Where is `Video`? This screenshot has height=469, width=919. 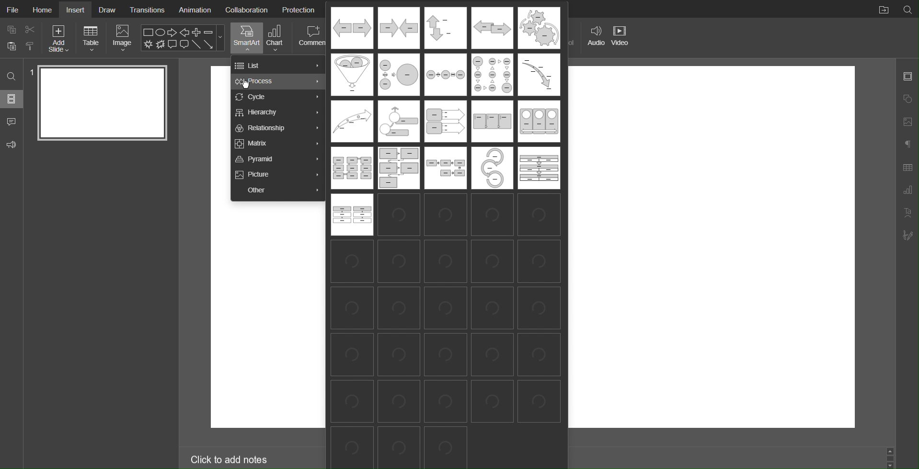 Video is located at coordinates (621, 38).